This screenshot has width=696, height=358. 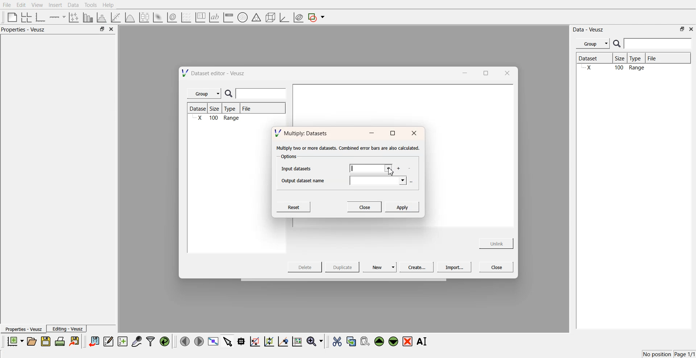 What do you see at coordinates (111, 6) in the screenshot?
I see `Help` at bounding box center [111, 6].